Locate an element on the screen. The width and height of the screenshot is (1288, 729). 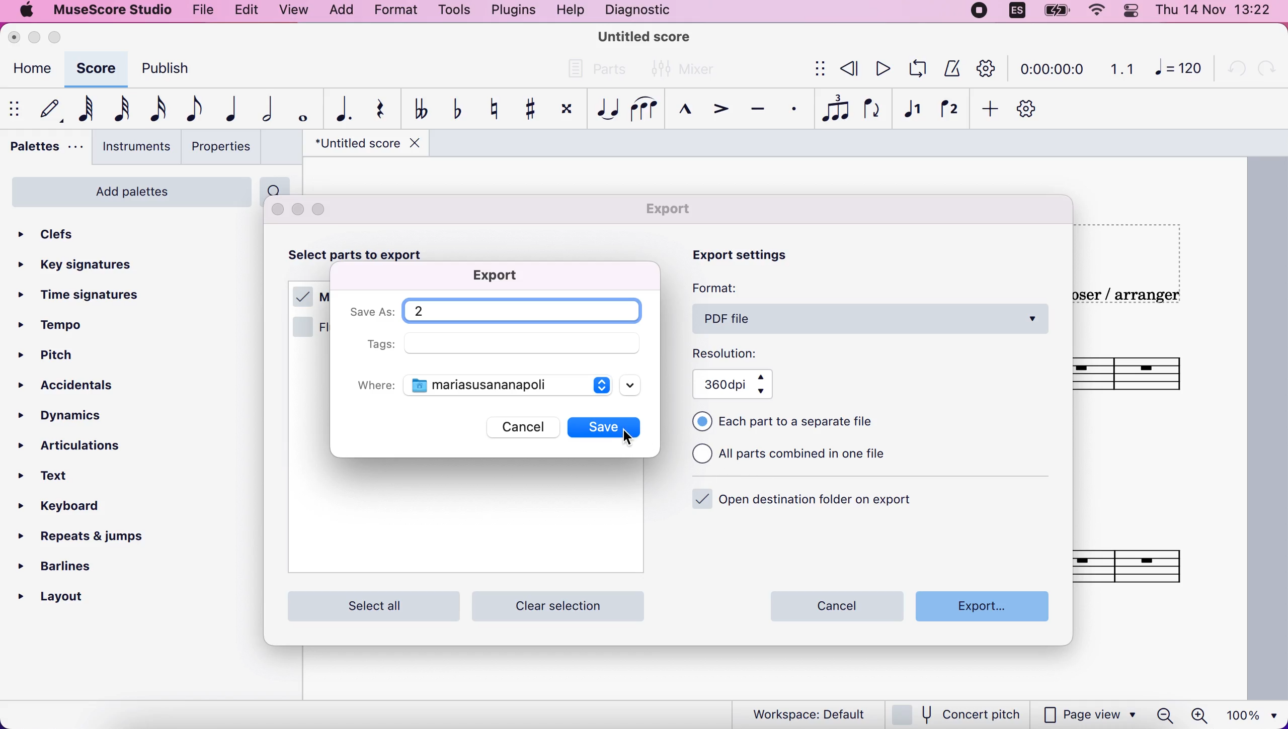
format is located at coordinates (397, 12).